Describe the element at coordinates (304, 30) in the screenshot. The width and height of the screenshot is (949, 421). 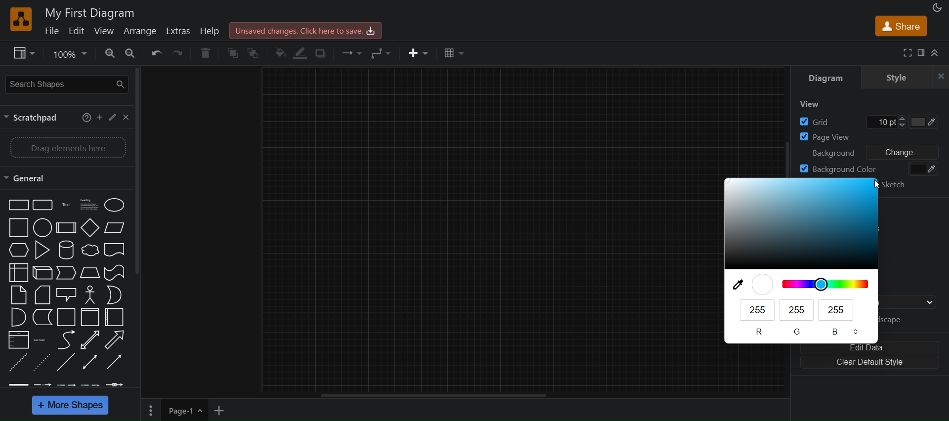
I see `click here to save` at that location.